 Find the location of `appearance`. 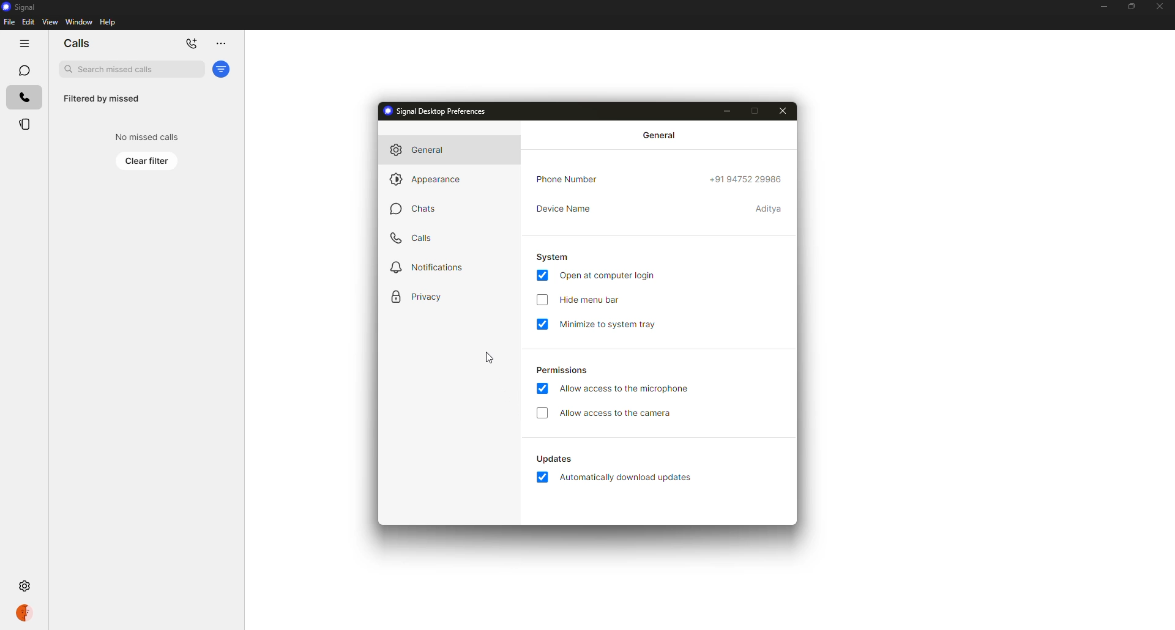

appearance is located at coordinates (430, 178).